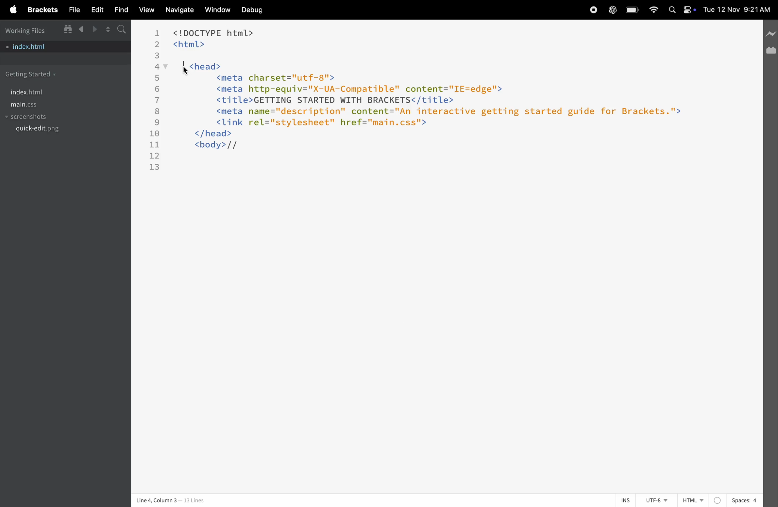 This screenshot has width=778, height=507. What do you see at coordinates (632, 10) in the screenshot?
I see `battery` at bounding box center [632, 10].